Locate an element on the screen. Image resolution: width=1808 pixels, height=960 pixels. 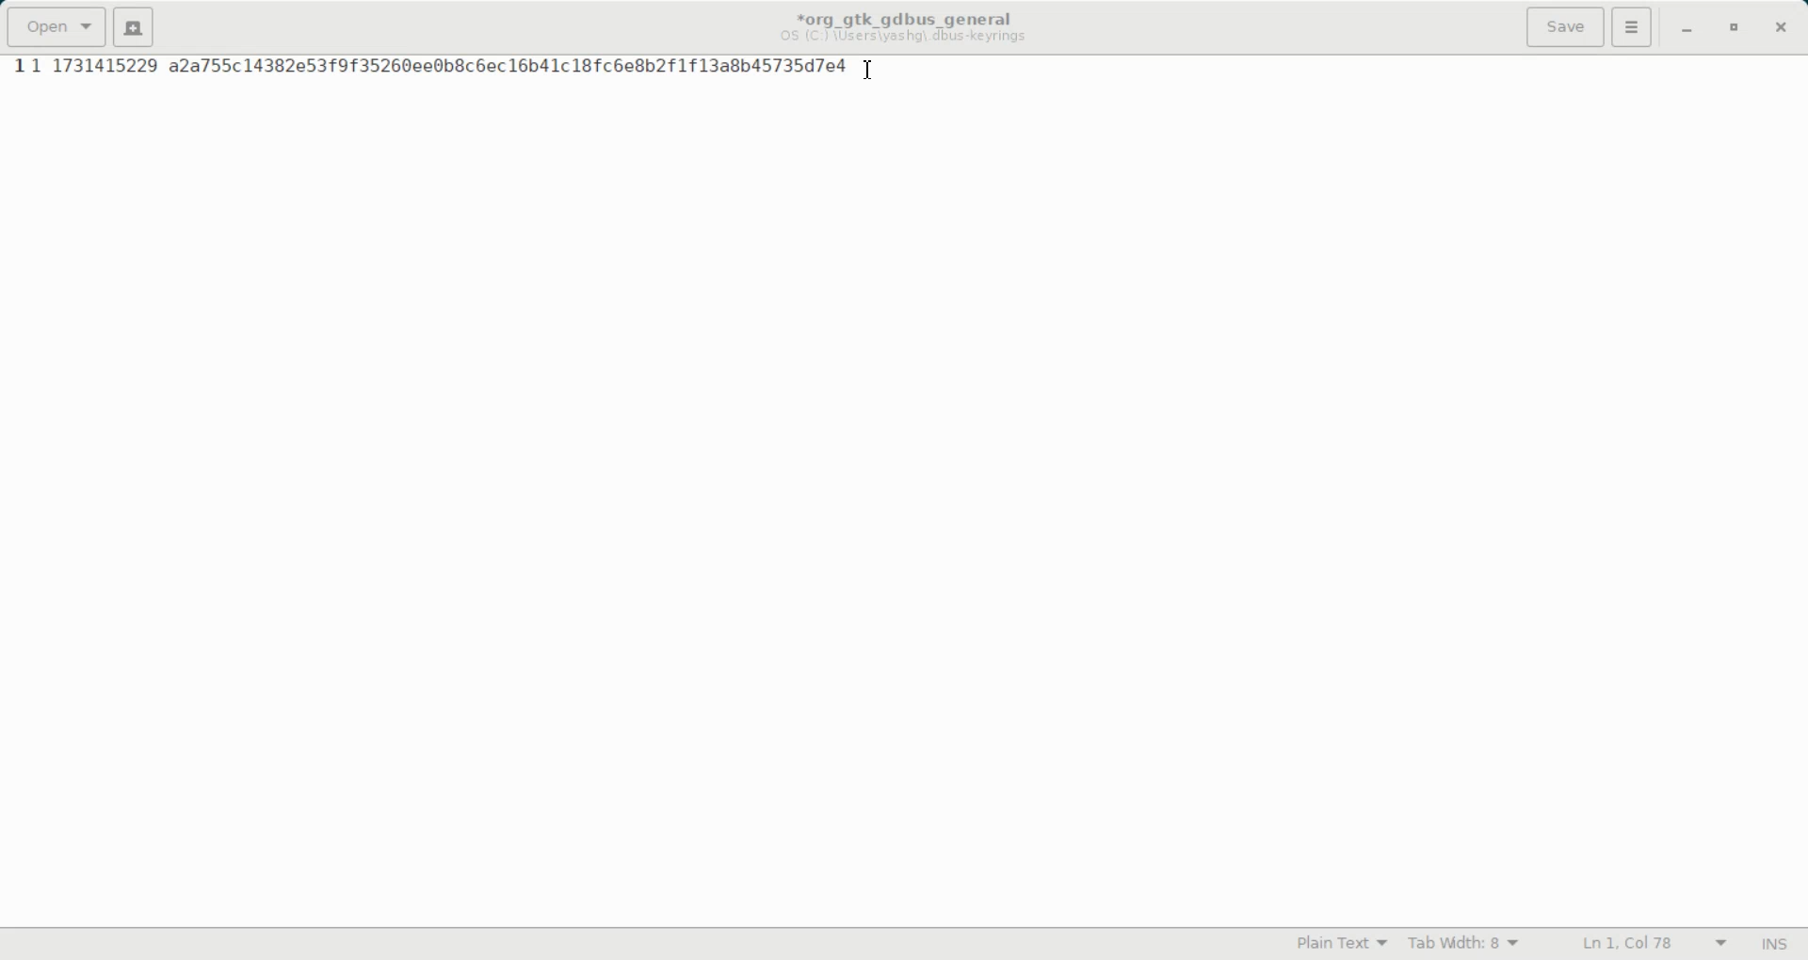
Plain Text is located at coordinates (1342, 945).